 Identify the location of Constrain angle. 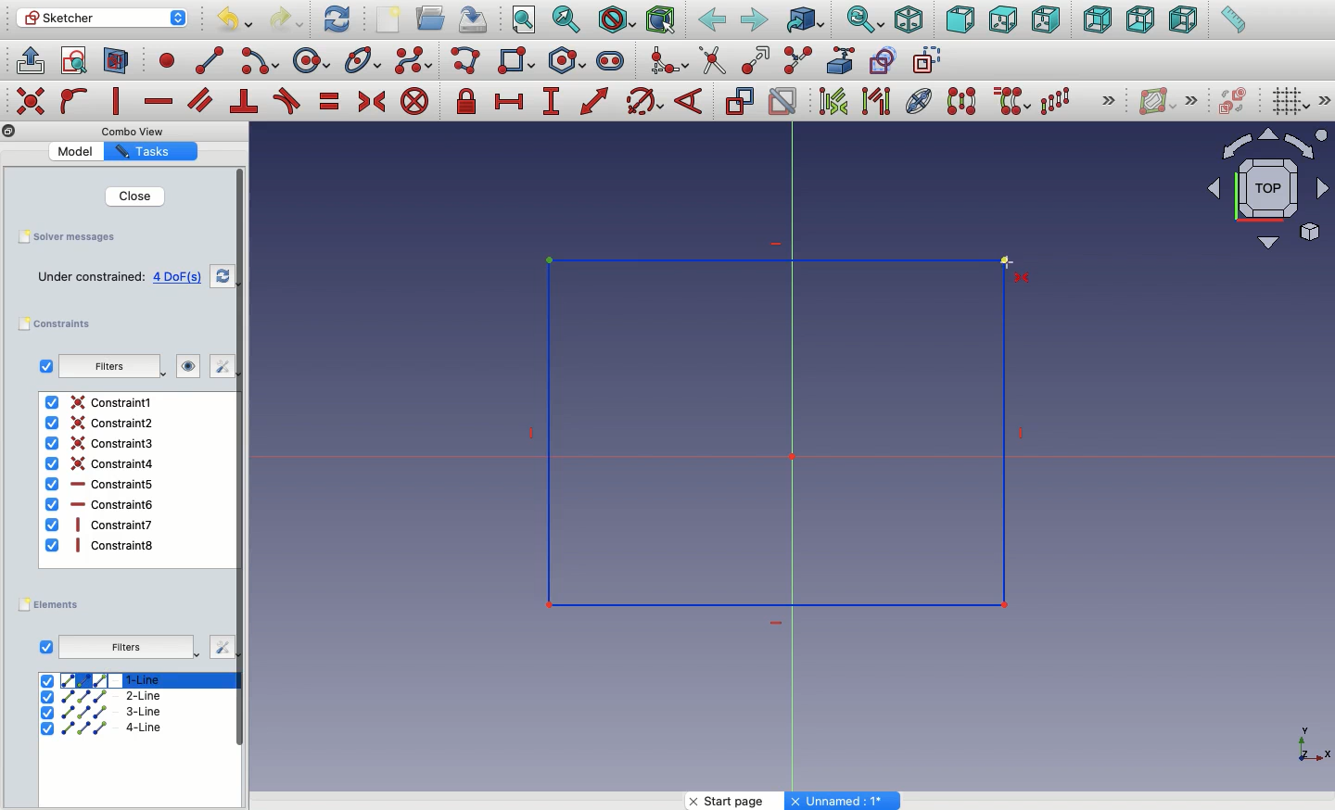
(689, 101).